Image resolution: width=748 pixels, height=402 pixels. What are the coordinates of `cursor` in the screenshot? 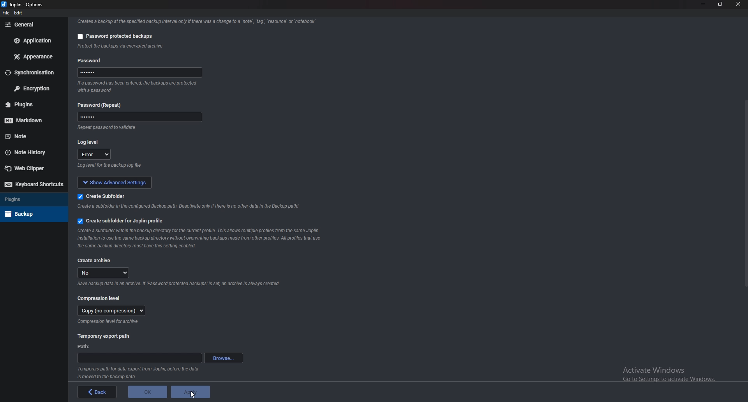 It's located at (192, 396).